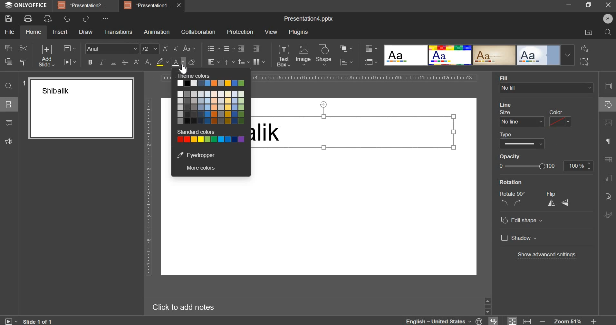  Describe the element at coordinates (113, 62) in the screenshot. I see `underline` at that location.